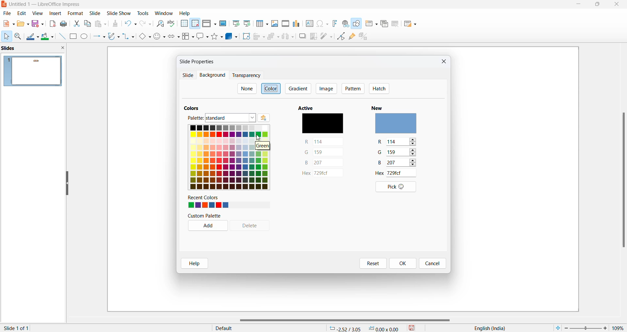  I want to click on delete, so click(253, 226).